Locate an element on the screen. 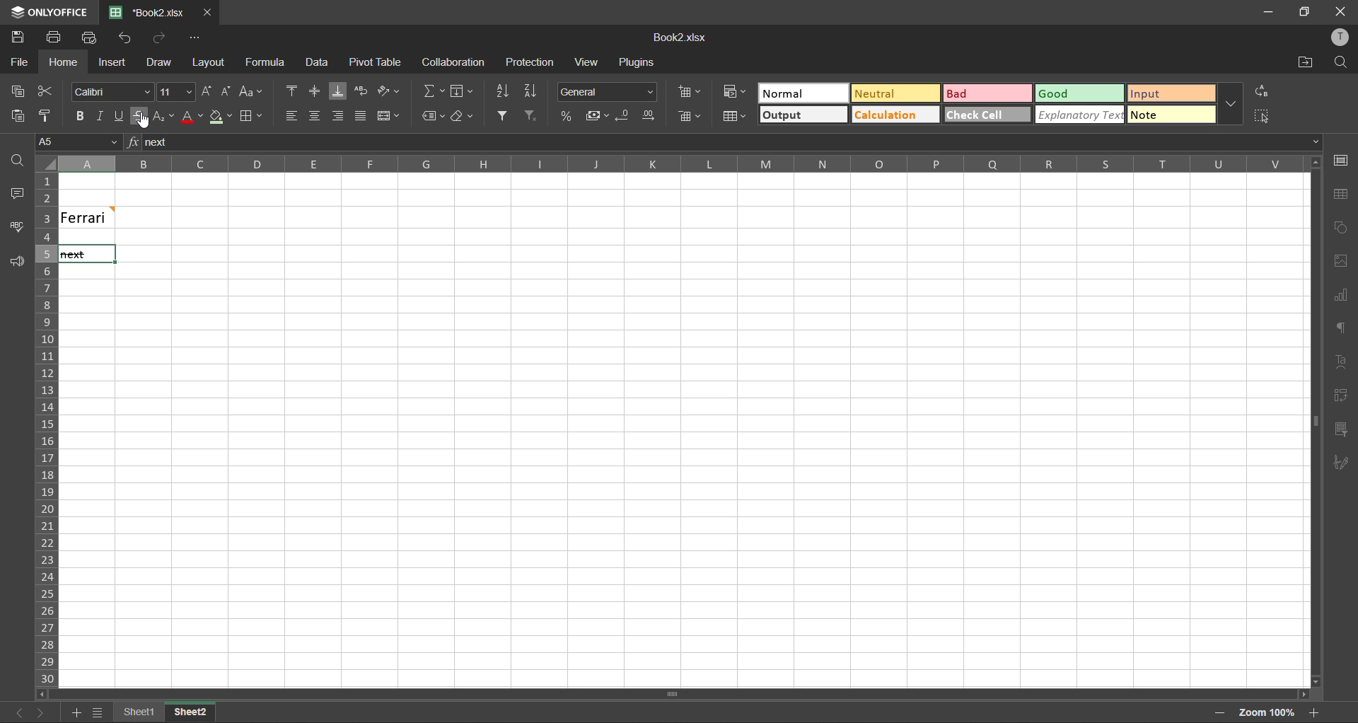  sort descending is located at coordinates (536, 91).